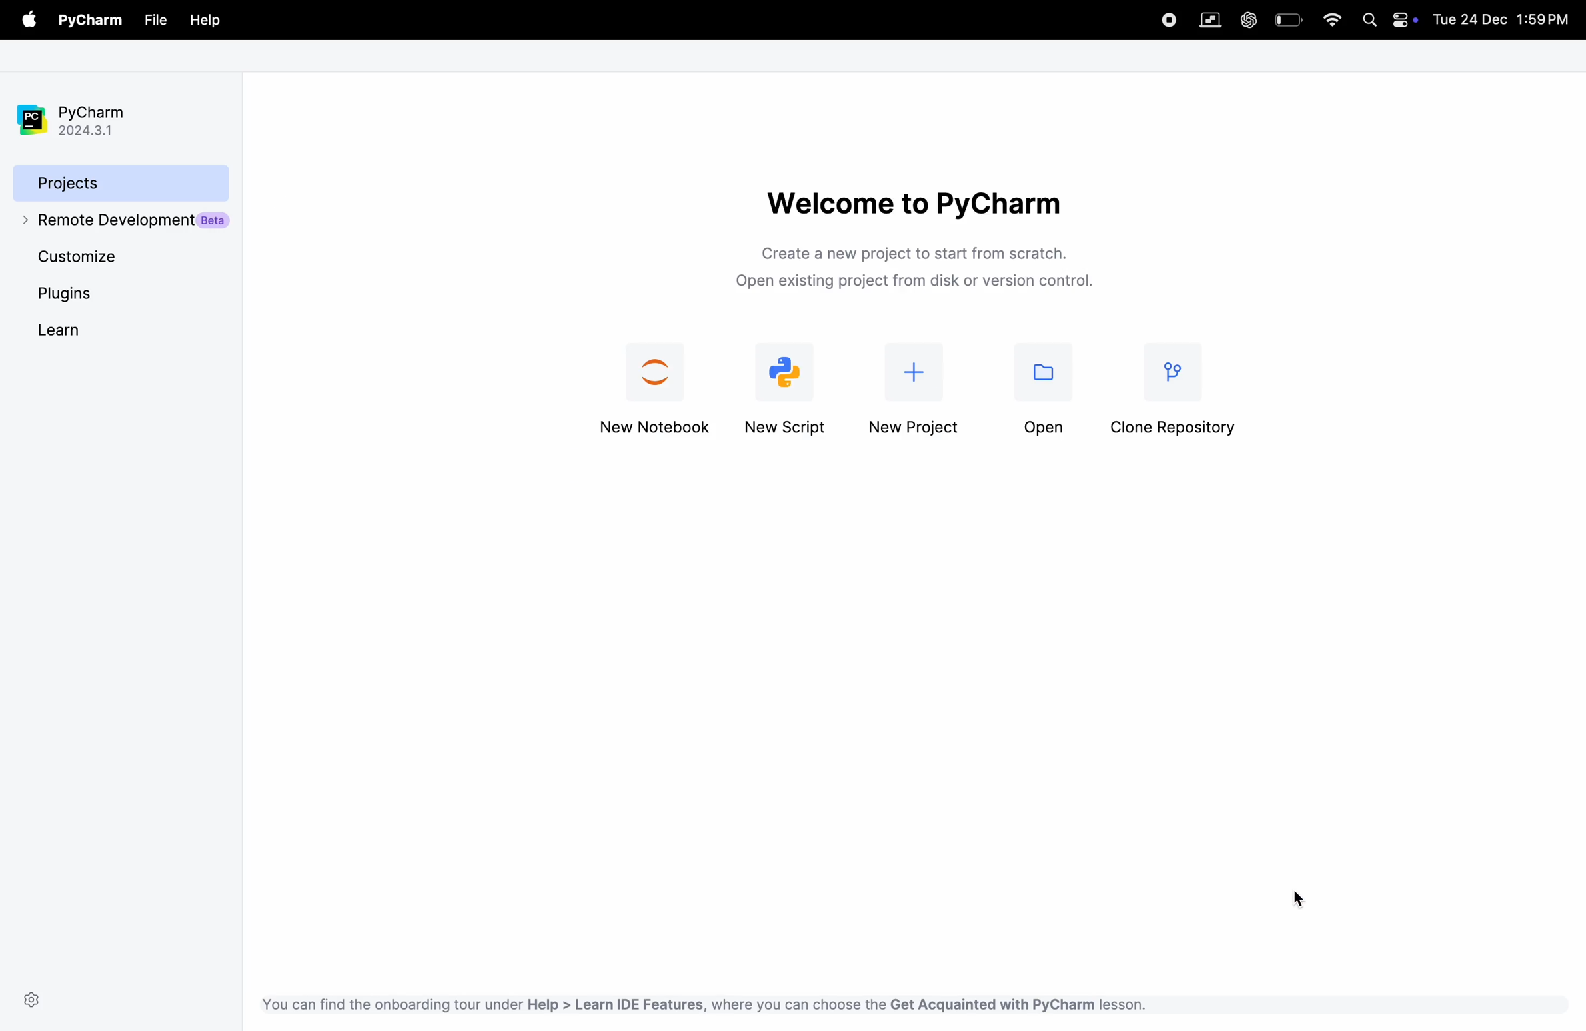 The image size is (1586, 1031). Describe the element at coordinates (120, 225) in the screenshot. I see `remote development` at that location.